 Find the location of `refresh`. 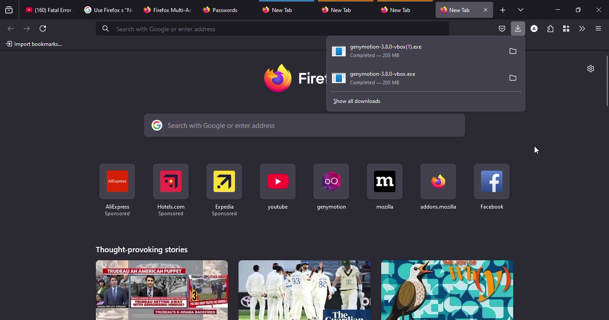

refresh is located at coordinates (44, 29).